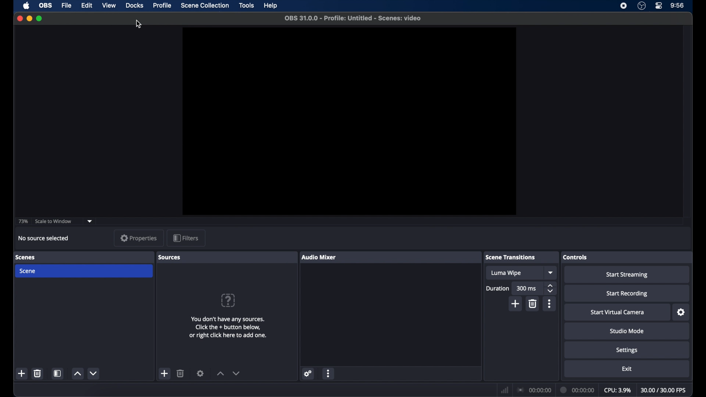 The width and height of the screenshot is (706, 397). What do you see at coordinates (180, 373) in the screenshot?
I see `delete` at bounding box center [180, 373].